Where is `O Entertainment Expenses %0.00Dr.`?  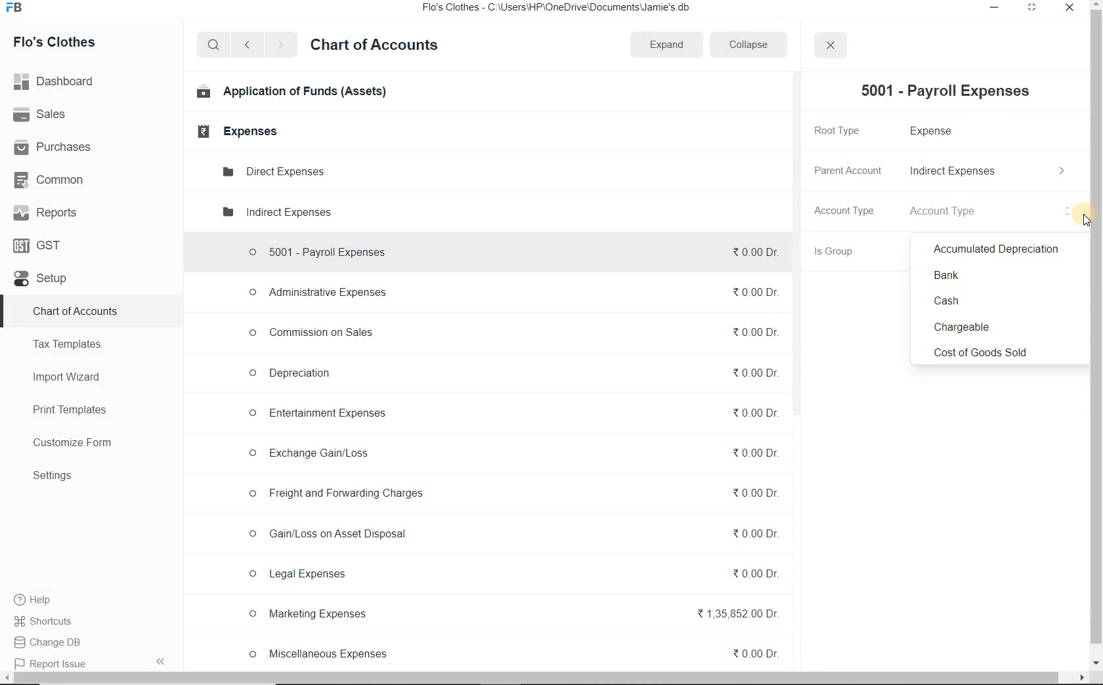
O Entertainment Expenses %0.00Dr. is located at coordinates (509, 414).